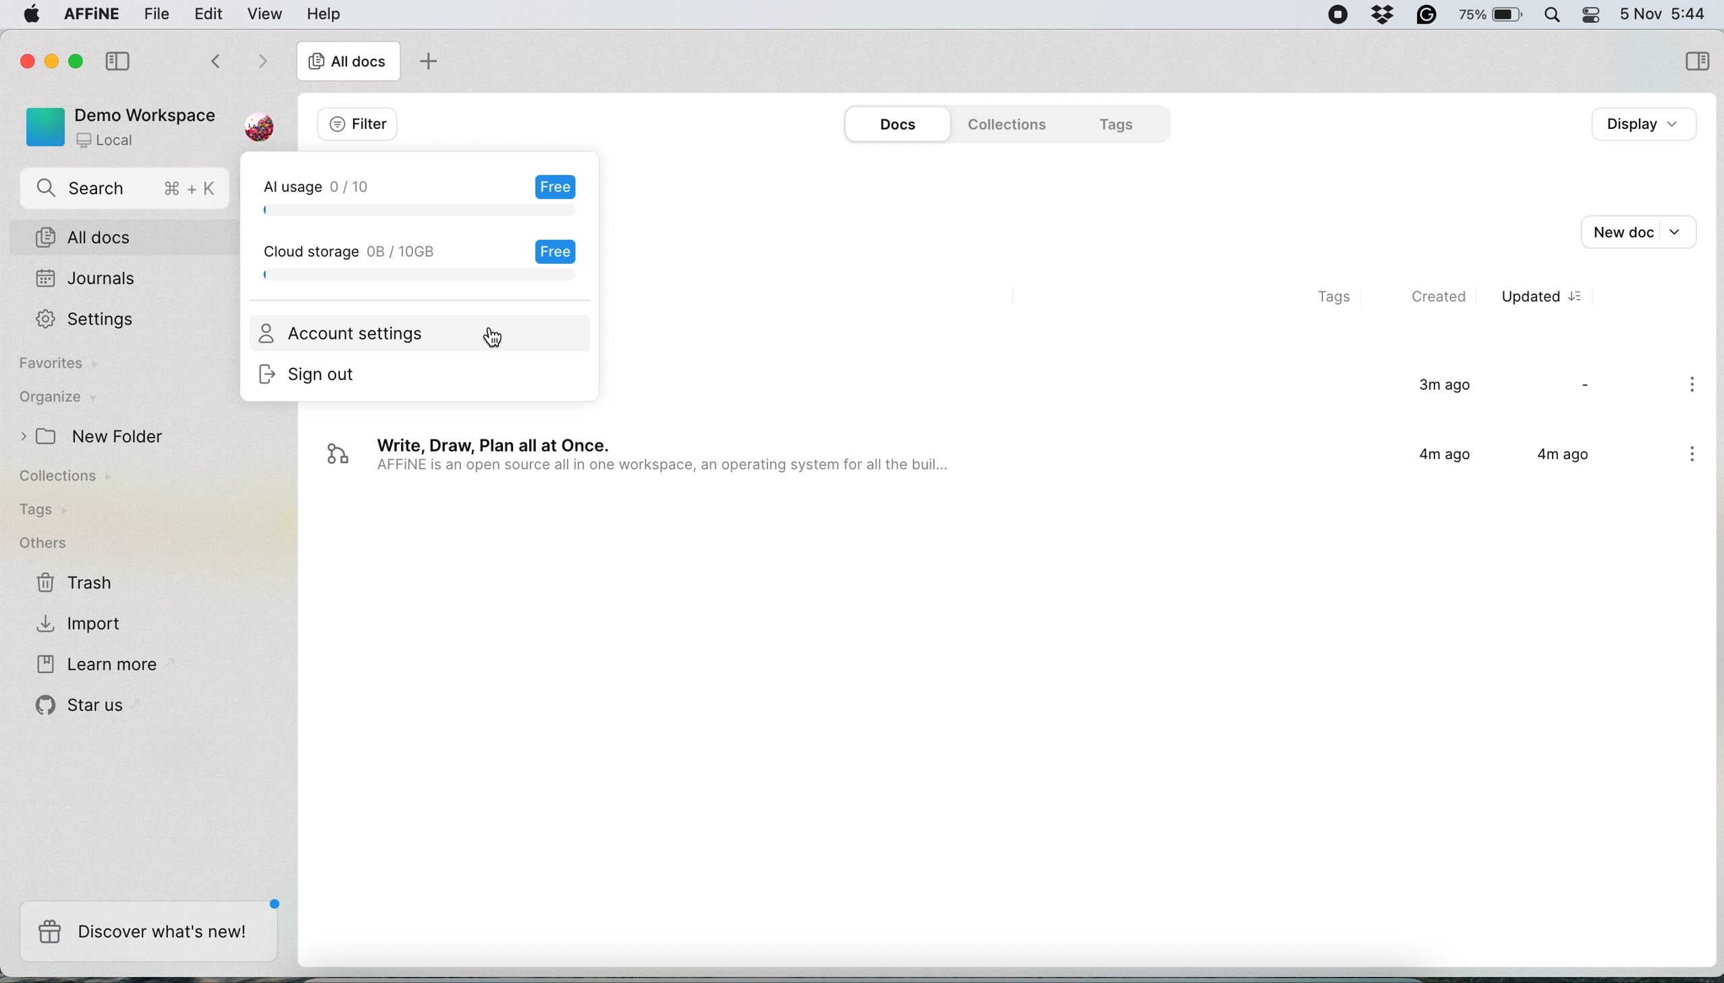 The image size is (1724, 983). I want to click on maximise, so click(80, 61).